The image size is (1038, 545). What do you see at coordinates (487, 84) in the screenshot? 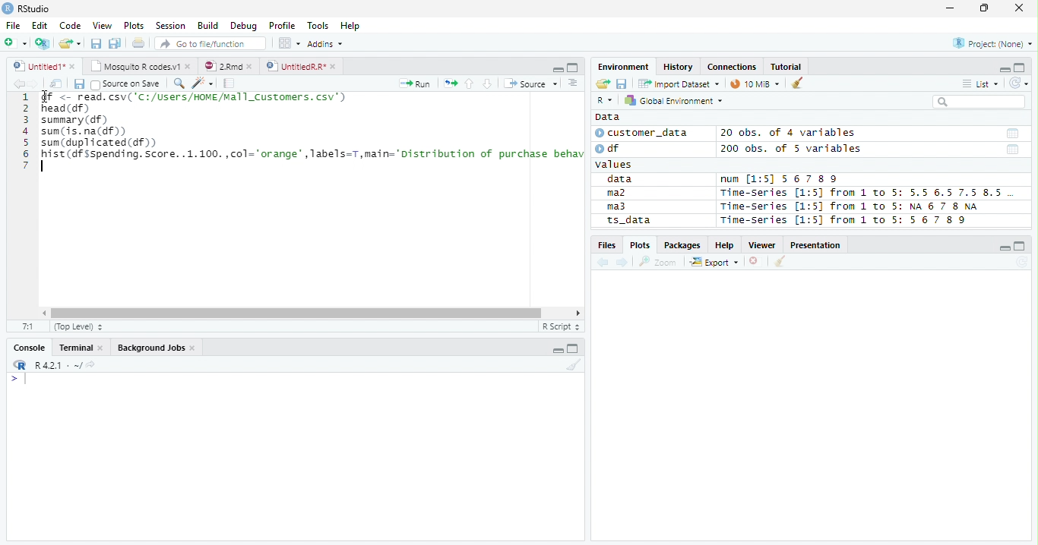
I see `Down` at bounding box center [487, 84].